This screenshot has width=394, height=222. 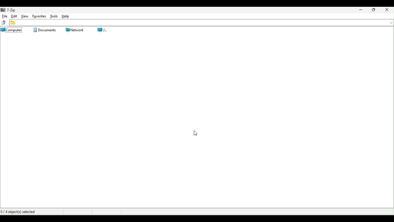 I want to click on Mouse, so click(x=198, y=134).